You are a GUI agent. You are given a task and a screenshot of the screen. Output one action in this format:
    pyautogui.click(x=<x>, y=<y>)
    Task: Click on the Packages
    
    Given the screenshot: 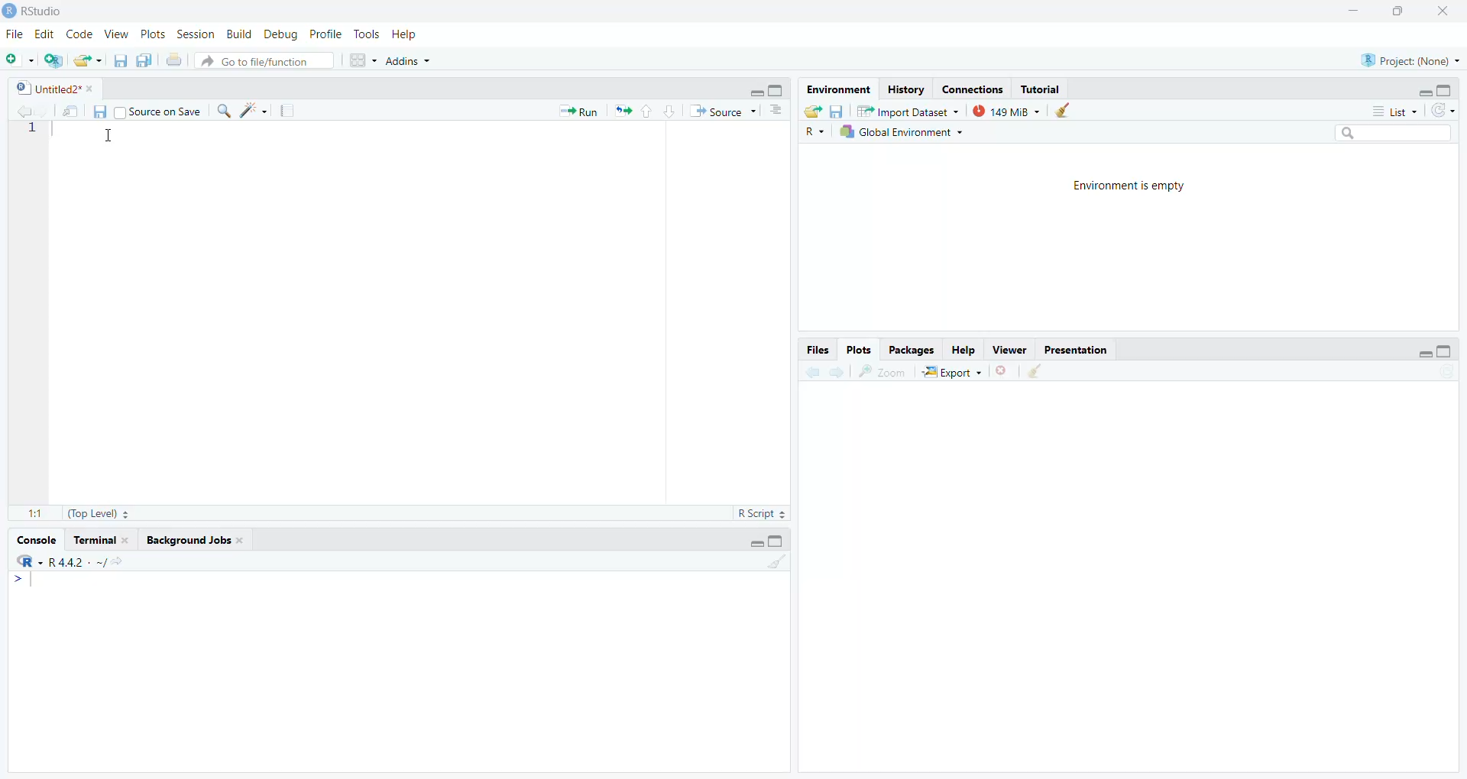 What is the action you would take?
    pyautogui.click(x=915, y=347)
    